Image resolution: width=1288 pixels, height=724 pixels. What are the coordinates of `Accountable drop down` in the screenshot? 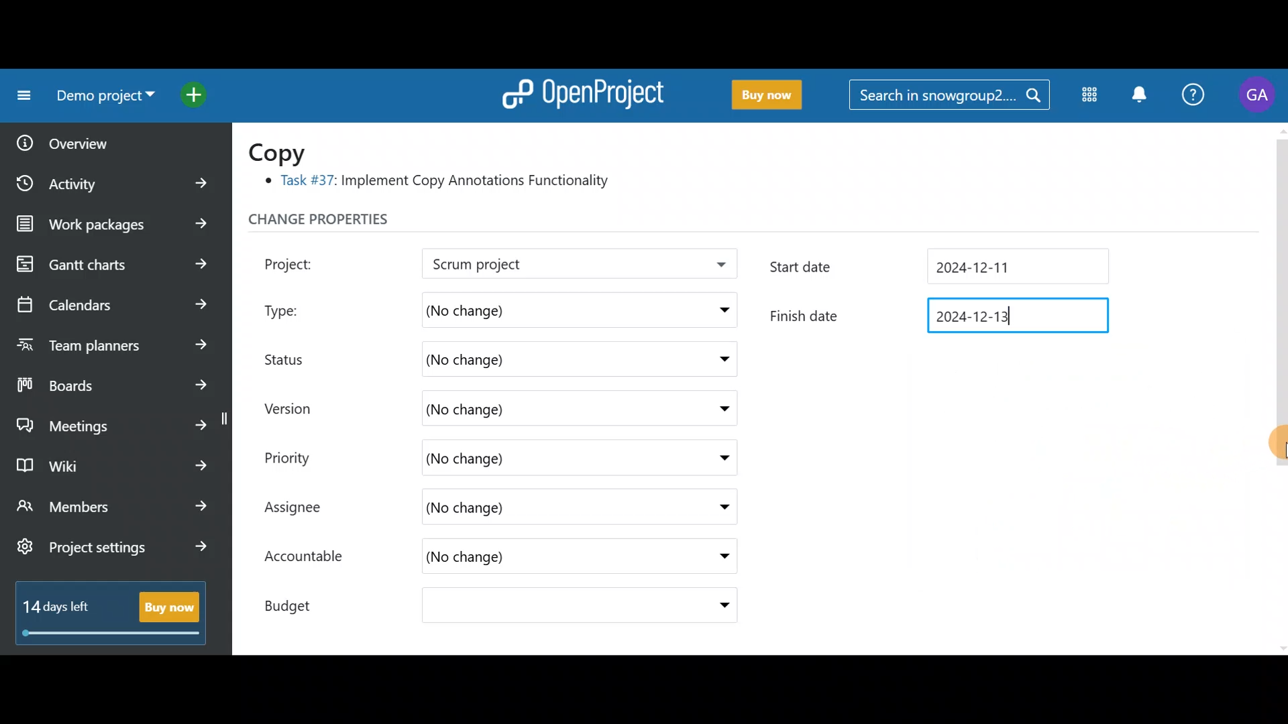 It's located at (717, 557).